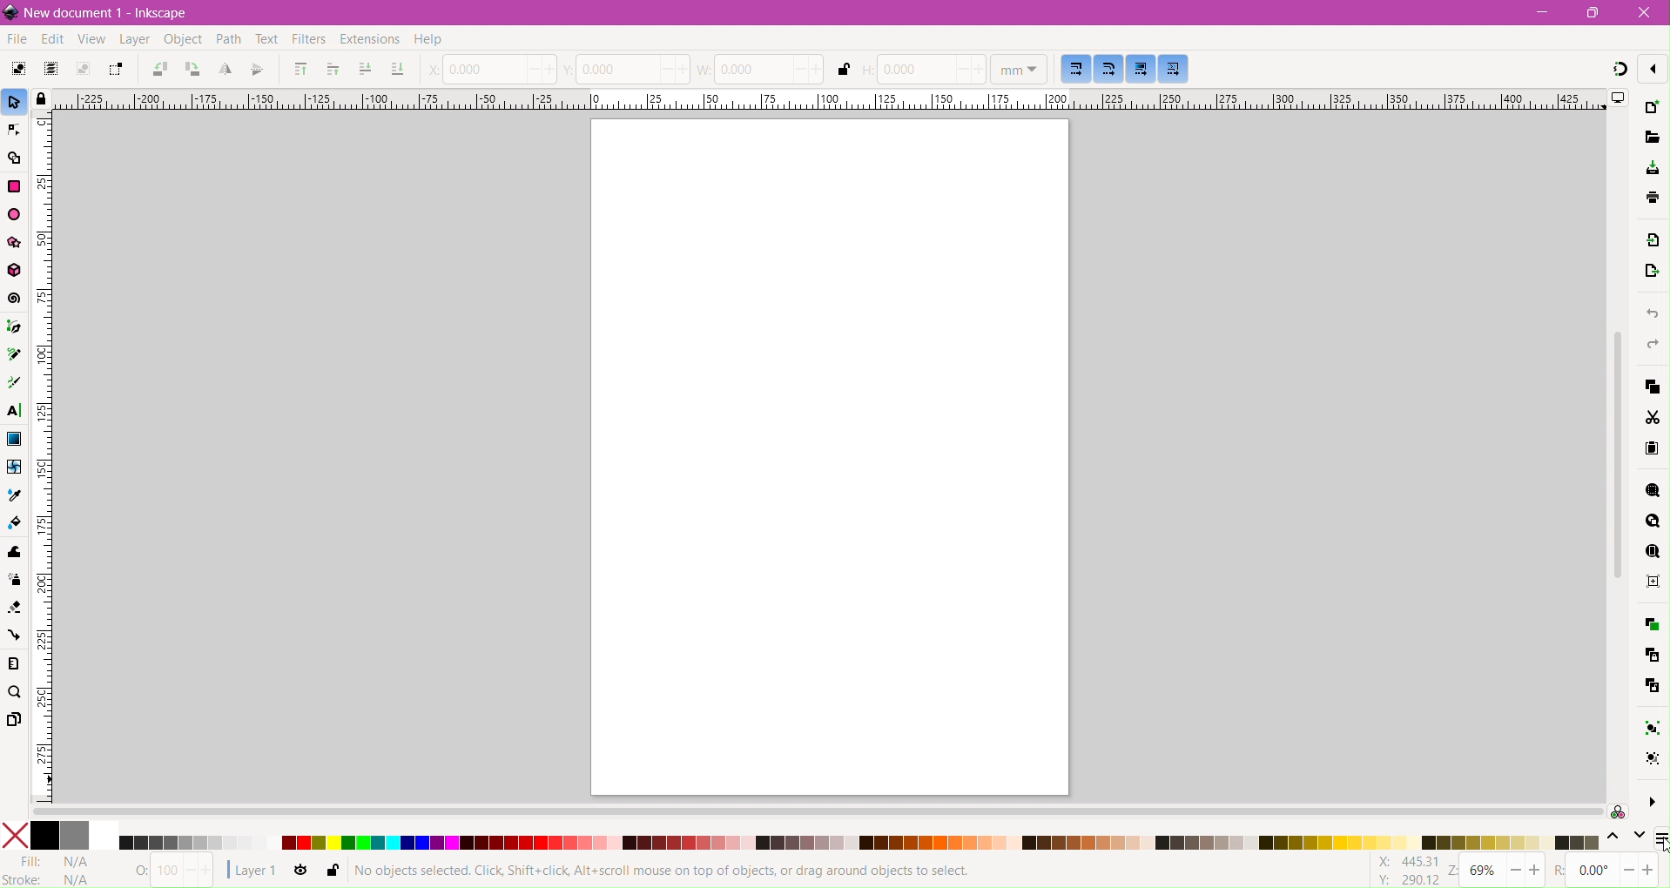  Describe the element at coordinates (1651, 138) in the screenshot. I see `Open File Dialog` at that location.